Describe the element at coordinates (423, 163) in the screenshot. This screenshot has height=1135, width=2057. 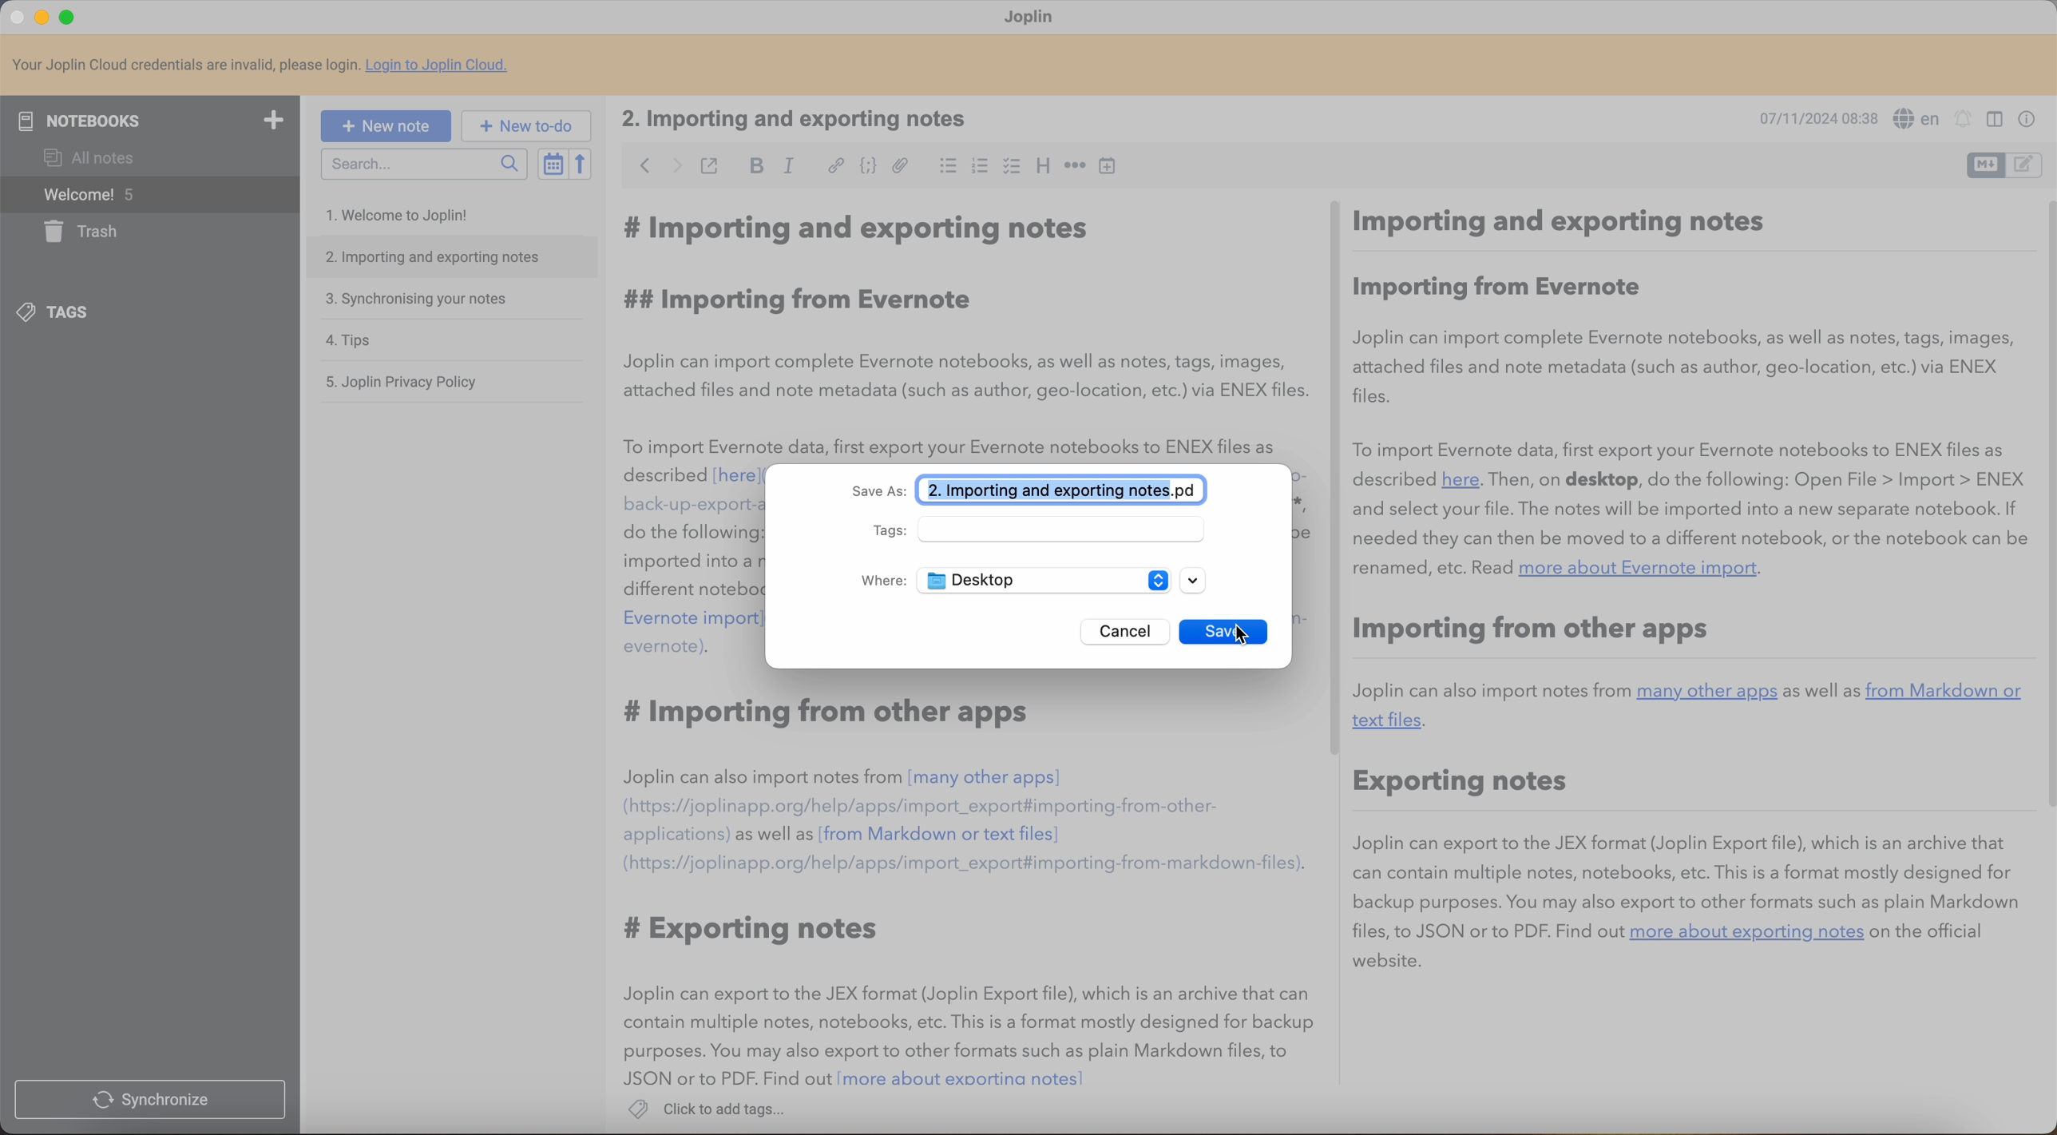
I see `search bar` at that location.